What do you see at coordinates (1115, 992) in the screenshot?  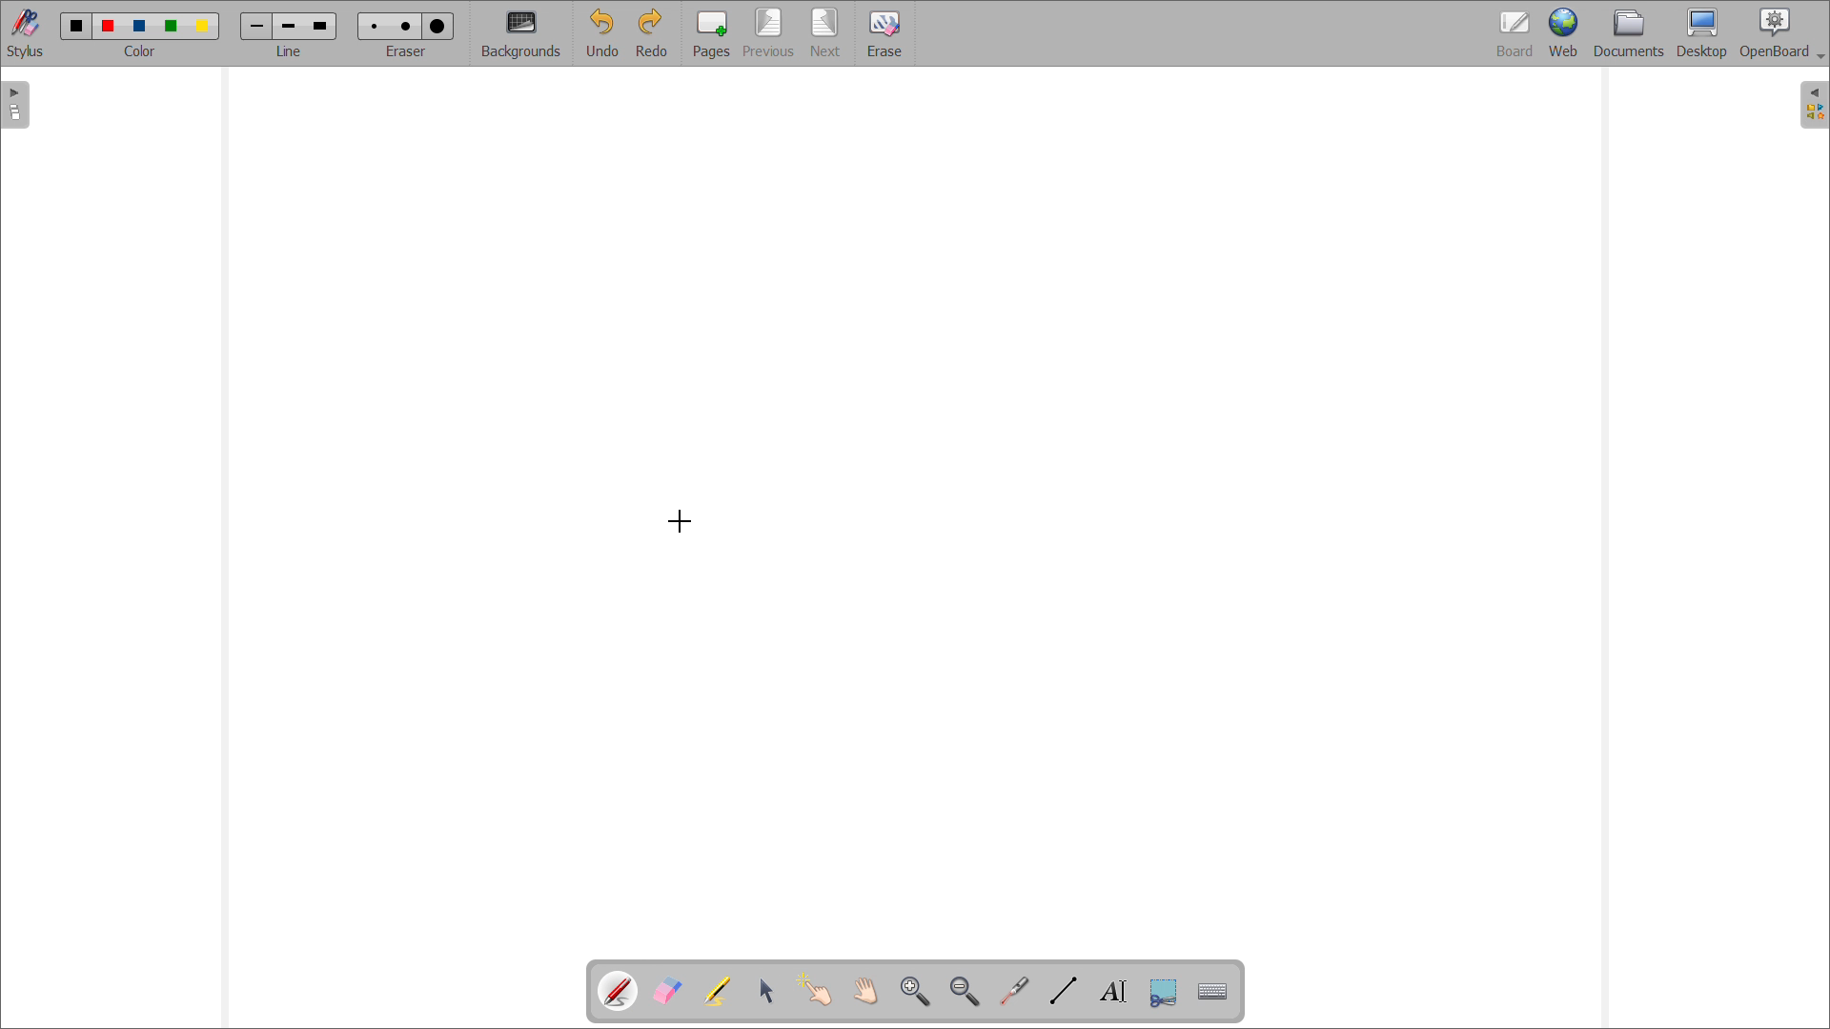 I see `draw text` at bounding box center [1115, 992].